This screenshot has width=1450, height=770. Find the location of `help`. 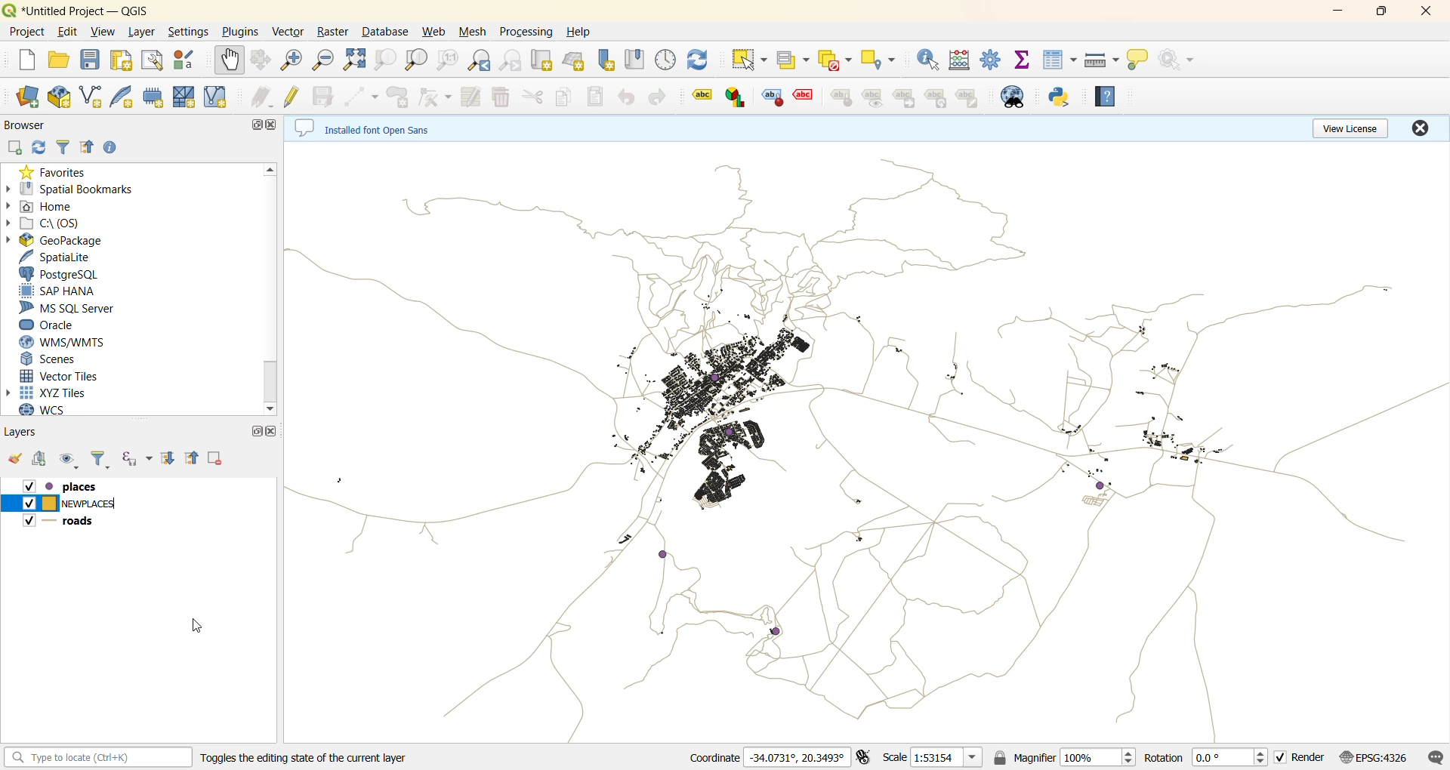

help is located at coordinates (578, 32).